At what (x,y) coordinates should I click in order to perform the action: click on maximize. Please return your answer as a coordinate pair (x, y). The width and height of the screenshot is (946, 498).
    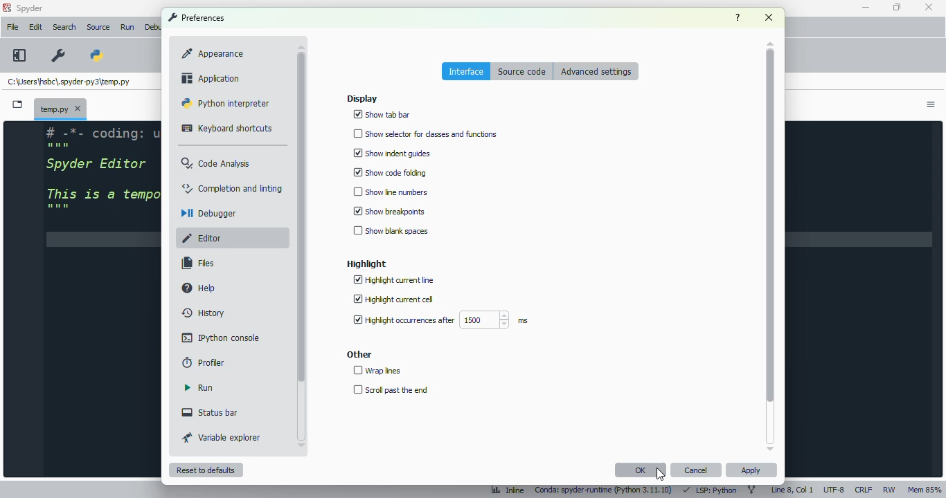
    Looking at the image, I should click on (898, 7).